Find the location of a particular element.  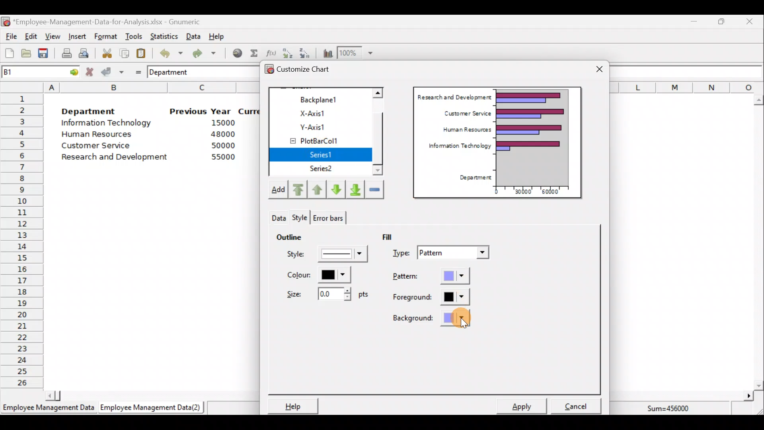

Scroll bar is located at coordinates (382, 133).